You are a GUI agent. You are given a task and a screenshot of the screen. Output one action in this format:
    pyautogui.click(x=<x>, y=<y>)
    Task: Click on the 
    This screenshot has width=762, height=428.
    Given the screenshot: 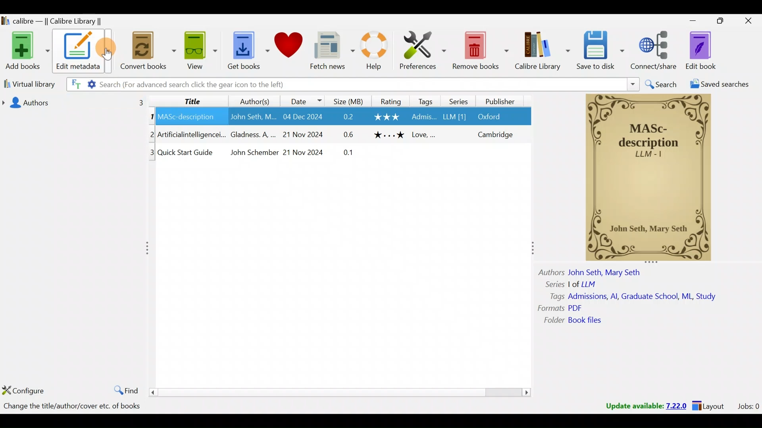 What is the action you would take?
    pyautogui.click(x=254, y=135)
    